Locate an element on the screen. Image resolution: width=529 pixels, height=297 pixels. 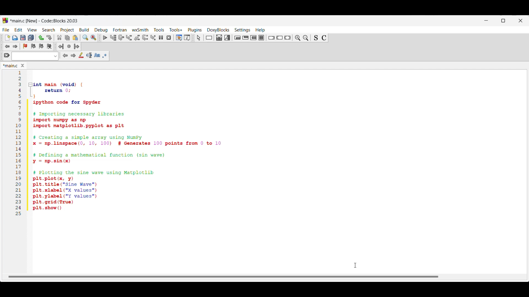
Zoom in is located at coordinates (298, 38).